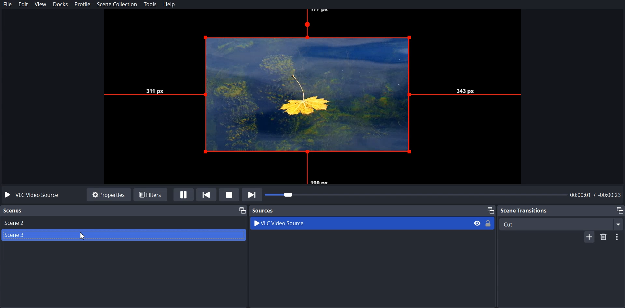 The height and width of the screenshot is (308, 625). Describe the element at coordinates (229, 194) in the screenshot. I see `Stop Media` at that location.